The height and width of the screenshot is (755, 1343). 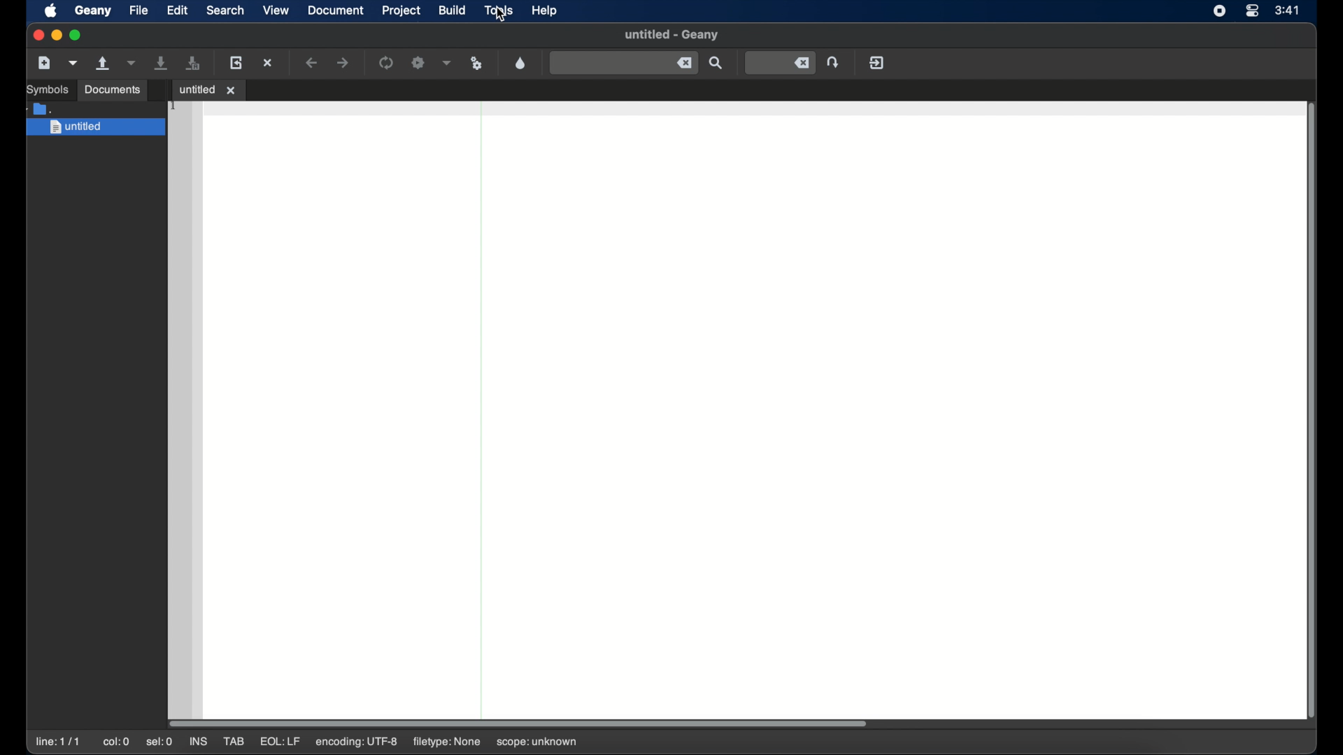 I want to click on search, so click(x=225, y=10).